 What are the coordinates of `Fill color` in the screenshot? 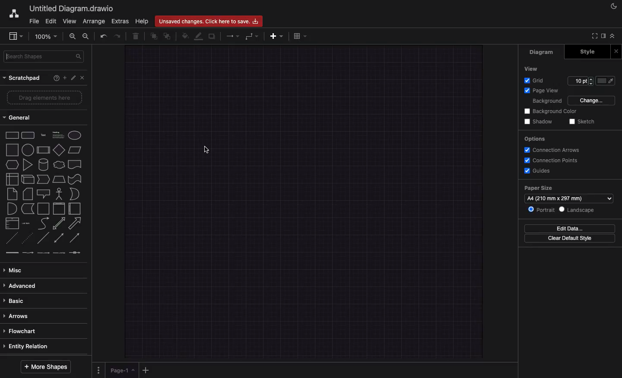 It's located at (185, 36).